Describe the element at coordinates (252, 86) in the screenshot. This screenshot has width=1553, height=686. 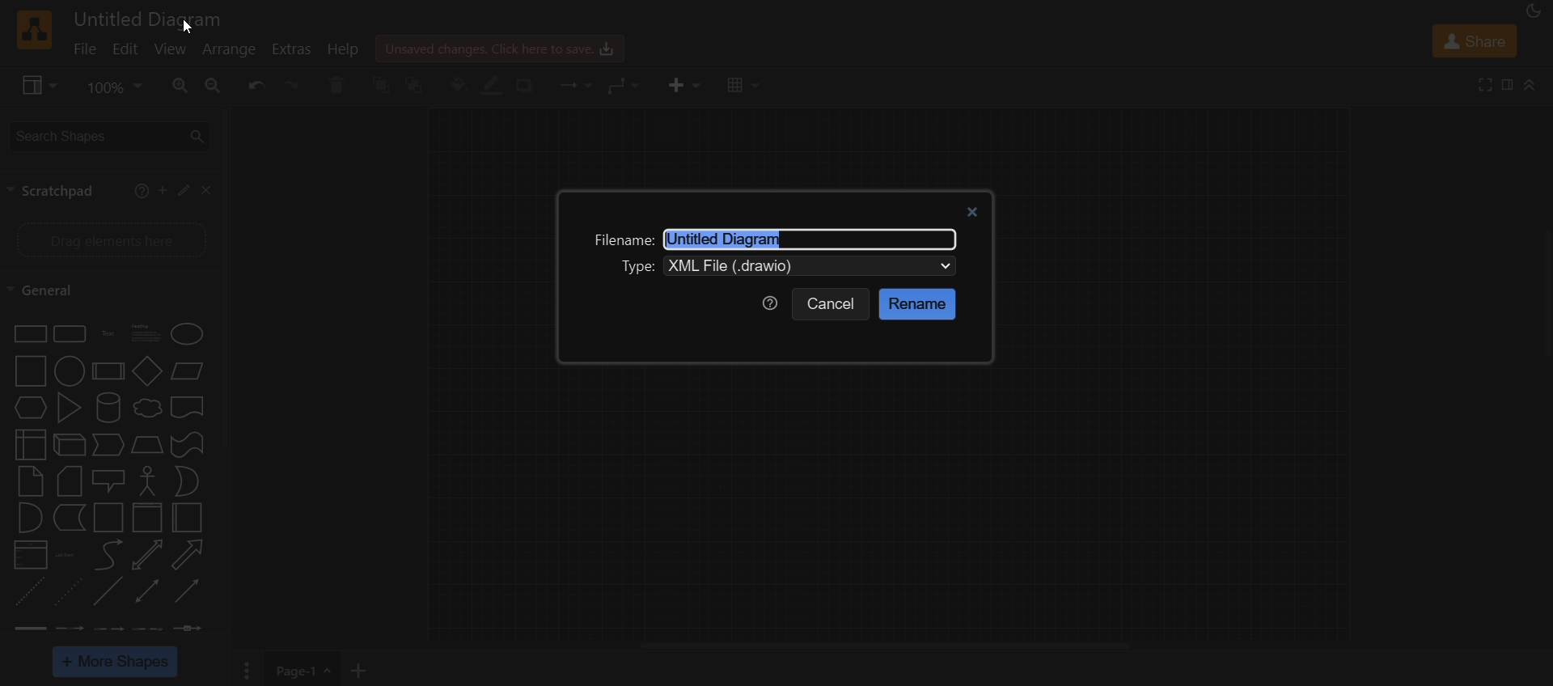
I see `undo` at that location.